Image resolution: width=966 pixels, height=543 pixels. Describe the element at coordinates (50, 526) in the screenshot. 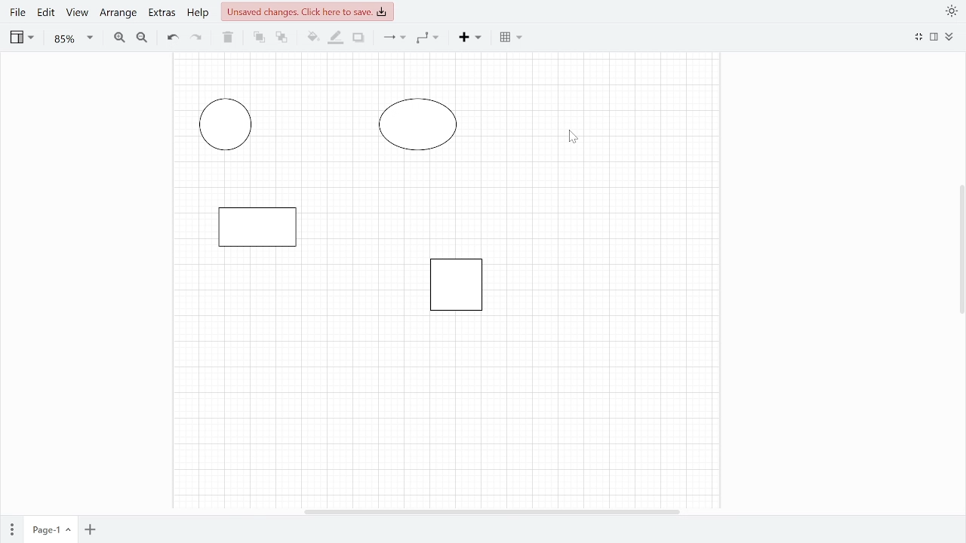

I see `Current page(page 1)` at that location.